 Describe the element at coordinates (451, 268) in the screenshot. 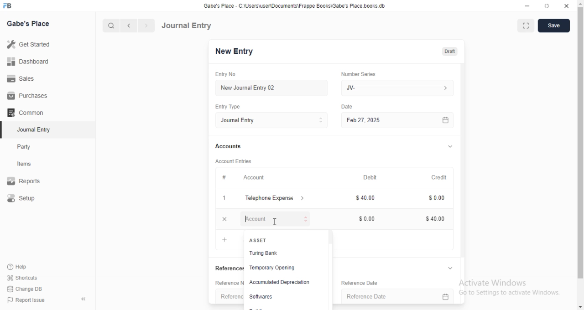

I see `Hide` at that location.